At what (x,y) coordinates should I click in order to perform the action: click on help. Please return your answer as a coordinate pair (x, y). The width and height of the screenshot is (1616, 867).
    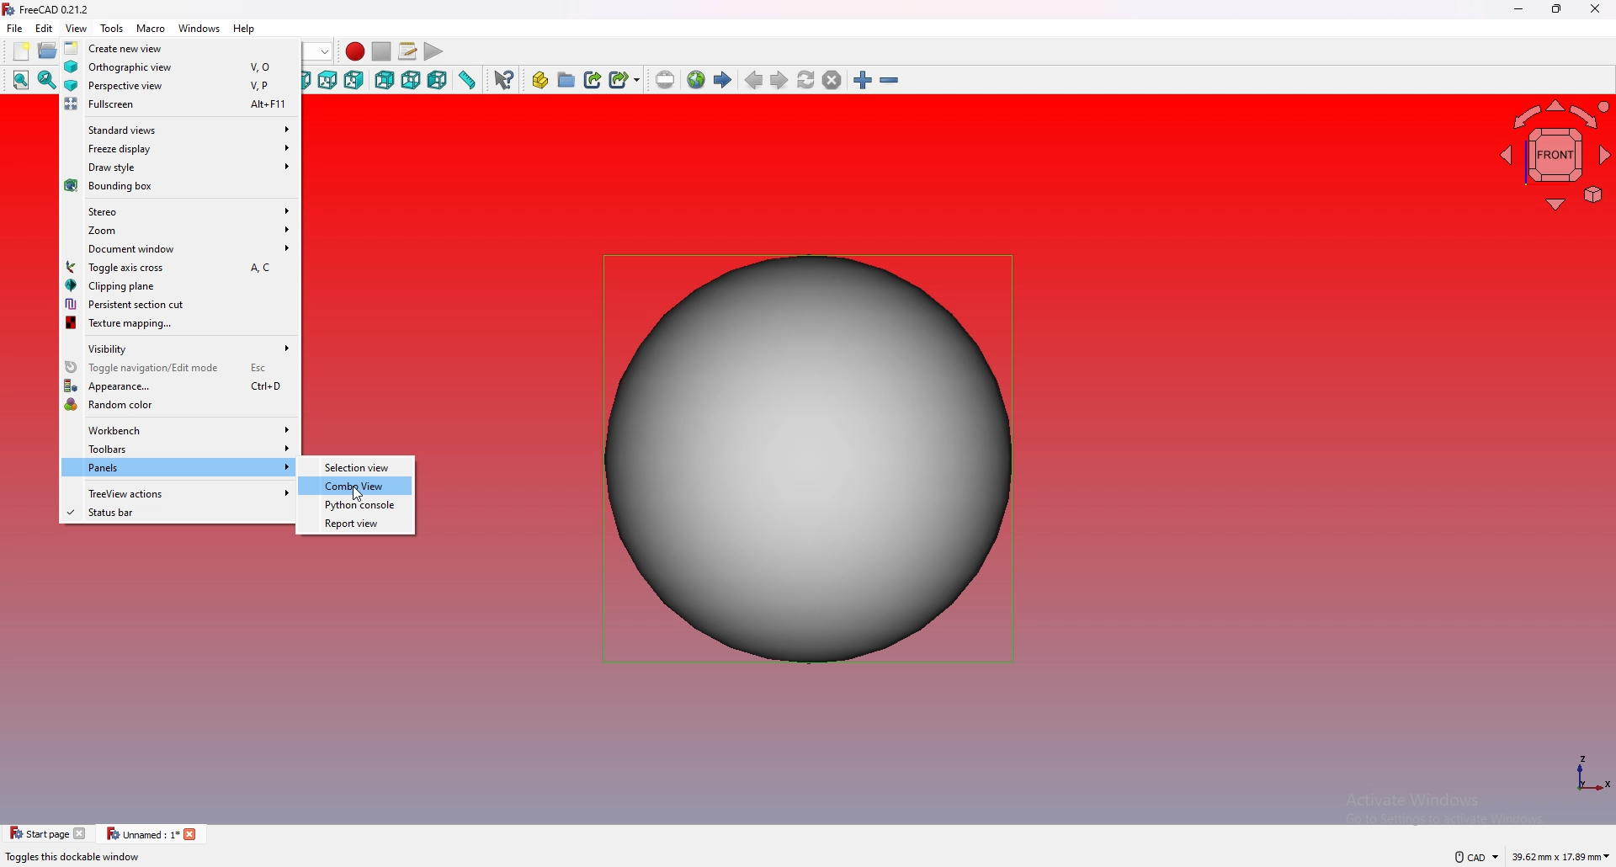
    Looking at the image, I should click on (245, 29).